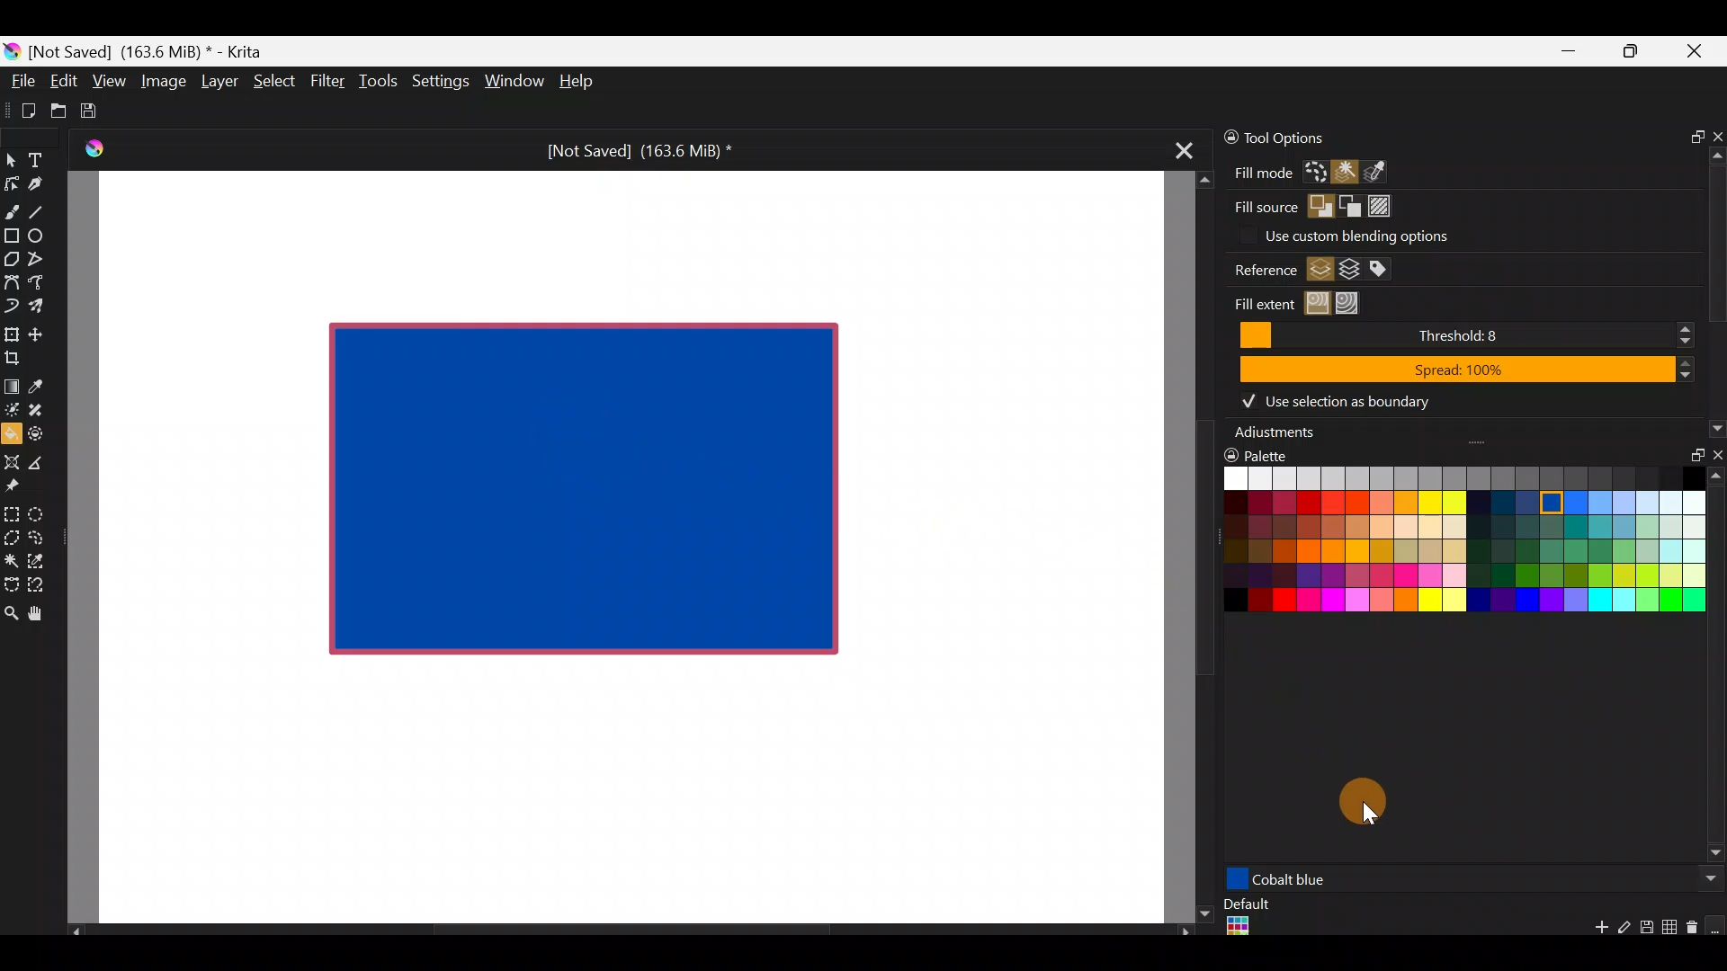 The image size is (1727, 971). Describe the element at coordinates (1381, 268) in the screenshot. I see `Fill regions from the merging of layers with specific colors` at that location.